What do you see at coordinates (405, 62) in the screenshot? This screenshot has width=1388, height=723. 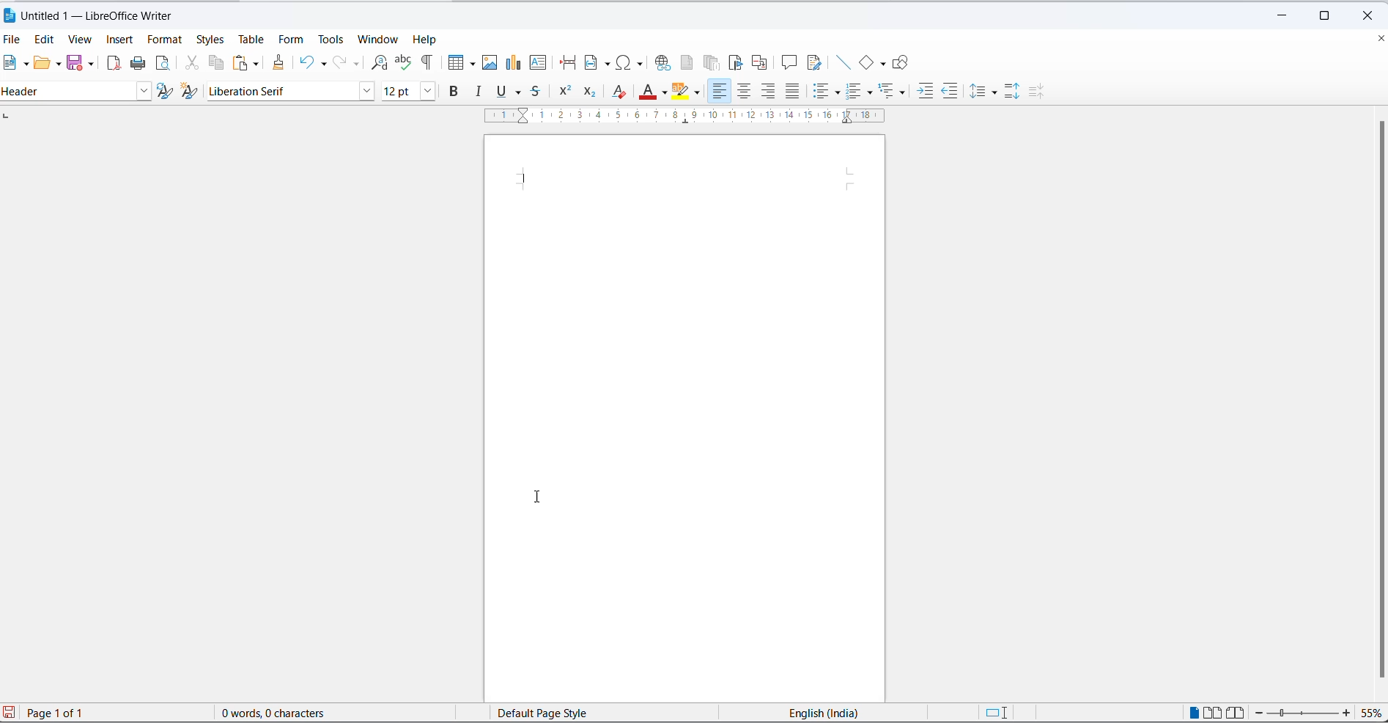 I see `spelling` at bounding box center [405, 62].